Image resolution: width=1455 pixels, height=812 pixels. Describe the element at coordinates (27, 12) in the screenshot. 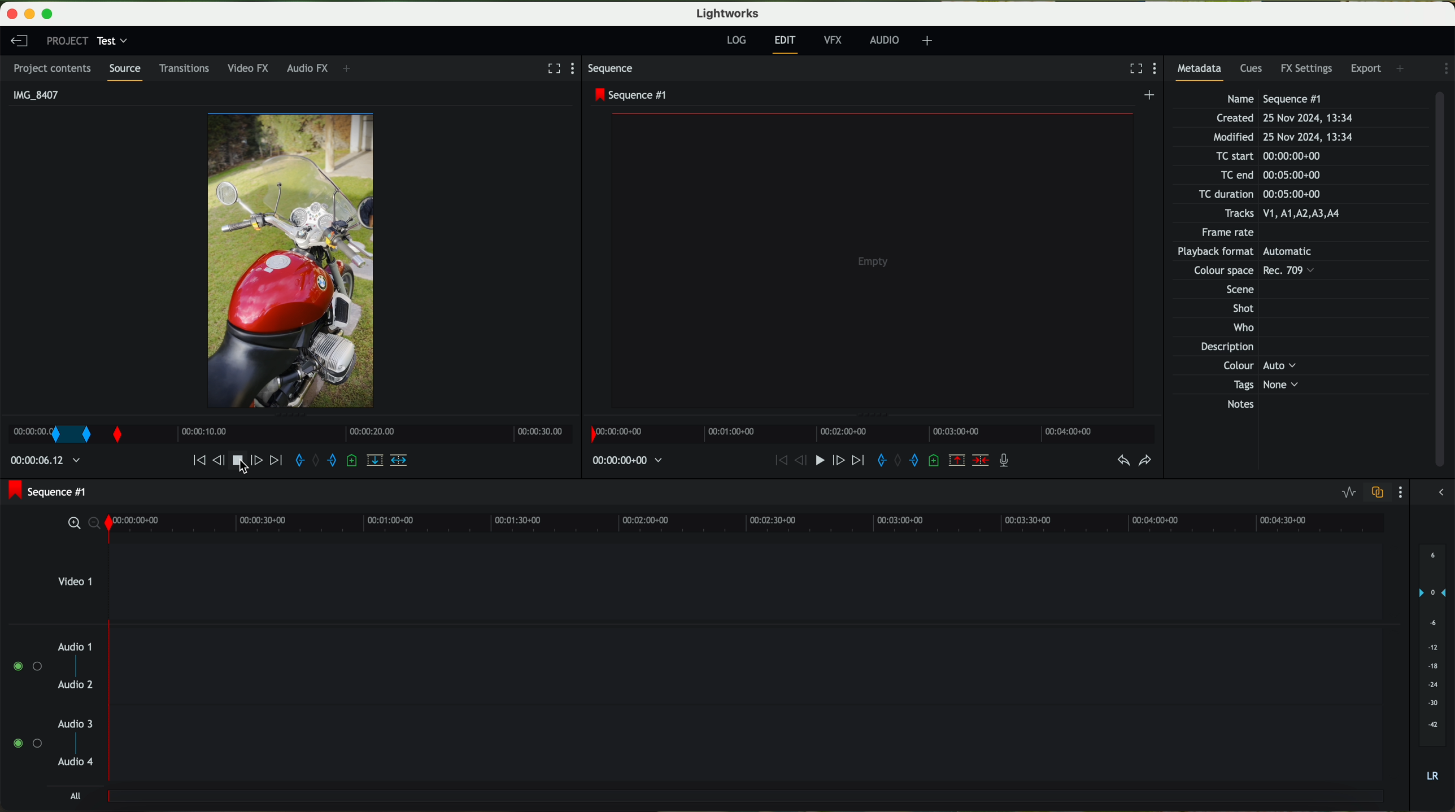

I see `minimize` at that location.